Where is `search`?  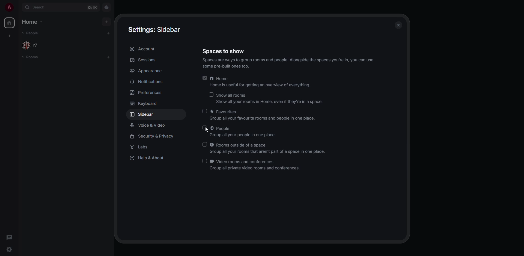 search is located at coordinates (40, 8).